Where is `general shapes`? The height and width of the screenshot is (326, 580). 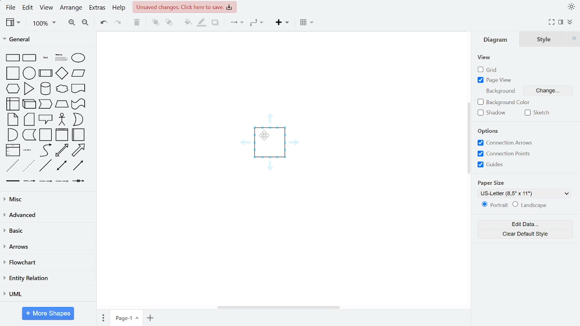 general shapes is located at coordinates (29, 72).